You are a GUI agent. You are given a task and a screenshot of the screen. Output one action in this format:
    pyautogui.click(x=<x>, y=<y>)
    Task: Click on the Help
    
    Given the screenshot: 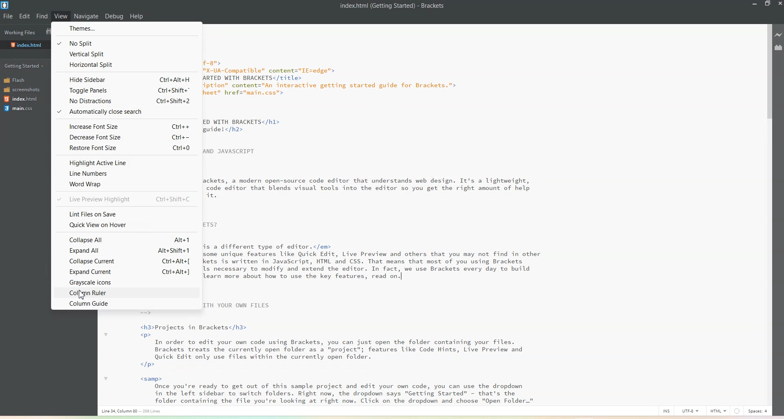 What is the action you would take?
    pyautogui.click(x=136, y=17)
    